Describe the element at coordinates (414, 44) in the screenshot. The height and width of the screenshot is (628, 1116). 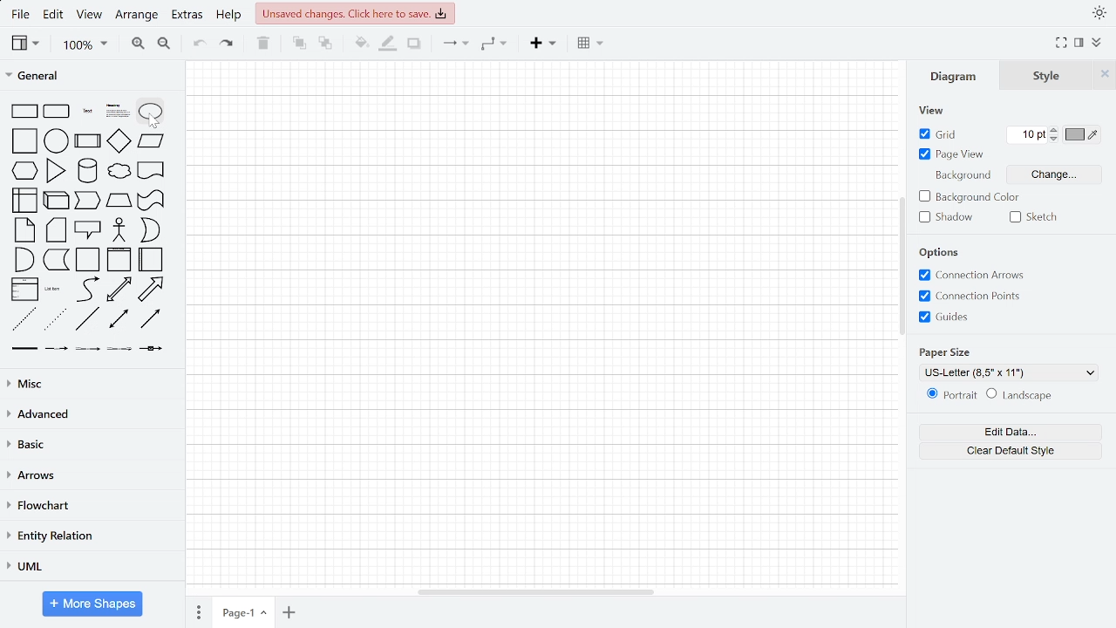
I see `shadow` at that location.